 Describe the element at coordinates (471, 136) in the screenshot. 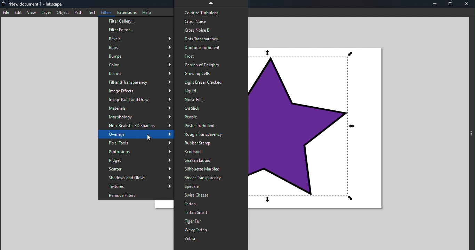

I see `Command panel` at that location.